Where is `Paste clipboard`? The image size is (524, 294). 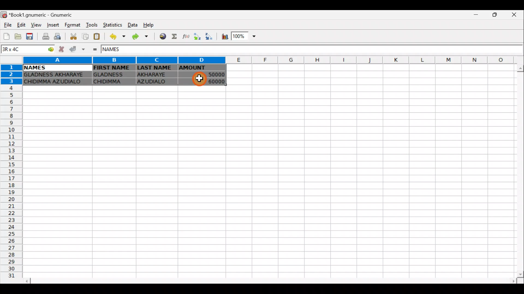 Paste clipboard is located at coordinates (97, 37).